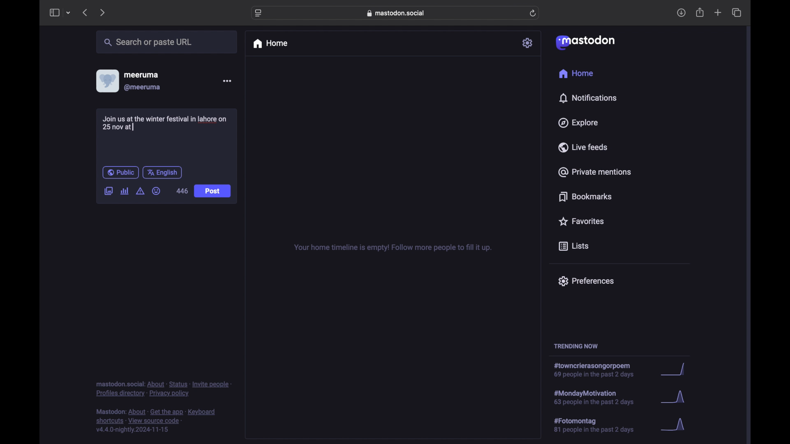  Describe the element at coordinates (681, 13) in the screenshot. I see `download` at that location.